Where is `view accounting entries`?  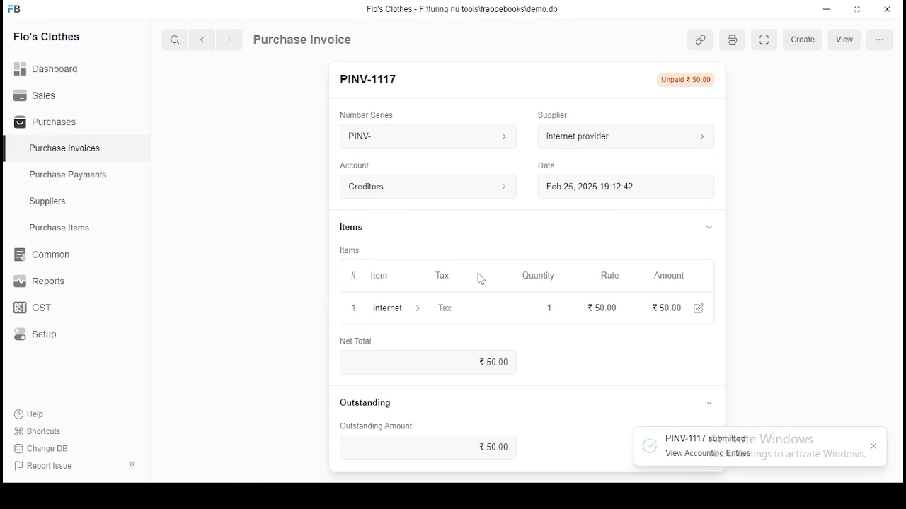
view accounting entries is located at coordinates (708, 454).